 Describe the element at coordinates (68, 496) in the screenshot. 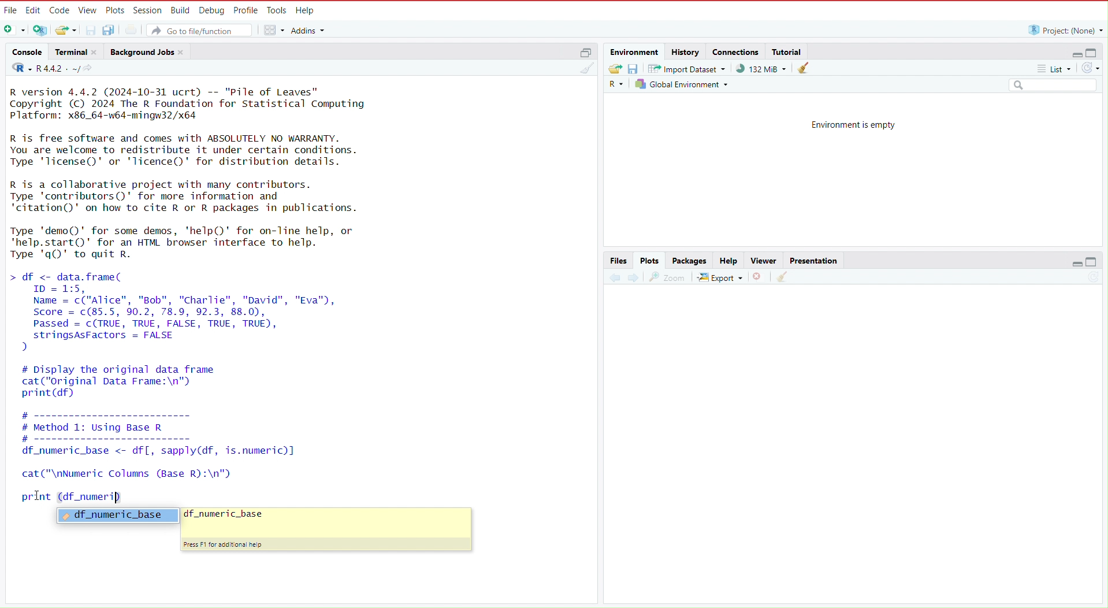

I see `print (df_numeri)` at that location.